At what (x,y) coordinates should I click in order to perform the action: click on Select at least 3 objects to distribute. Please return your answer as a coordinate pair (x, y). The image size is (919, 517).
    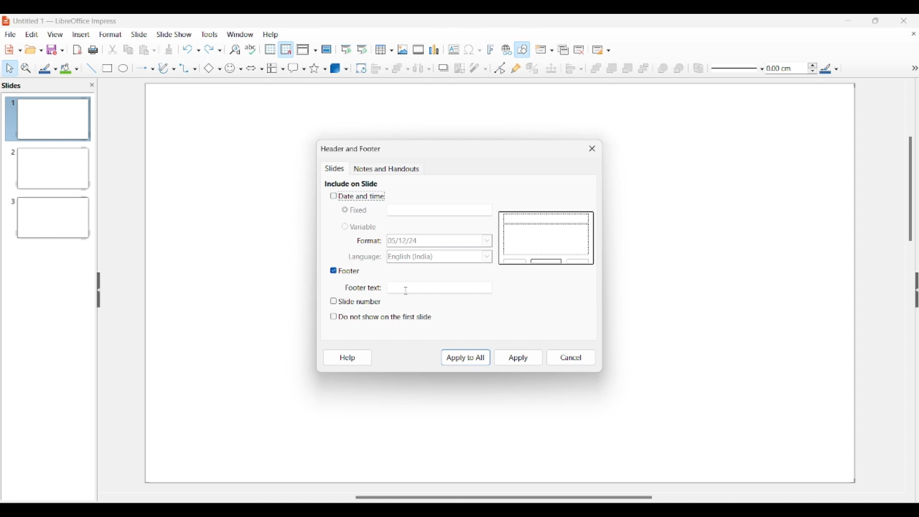
    Looking at the image, I should click on (422, 68).